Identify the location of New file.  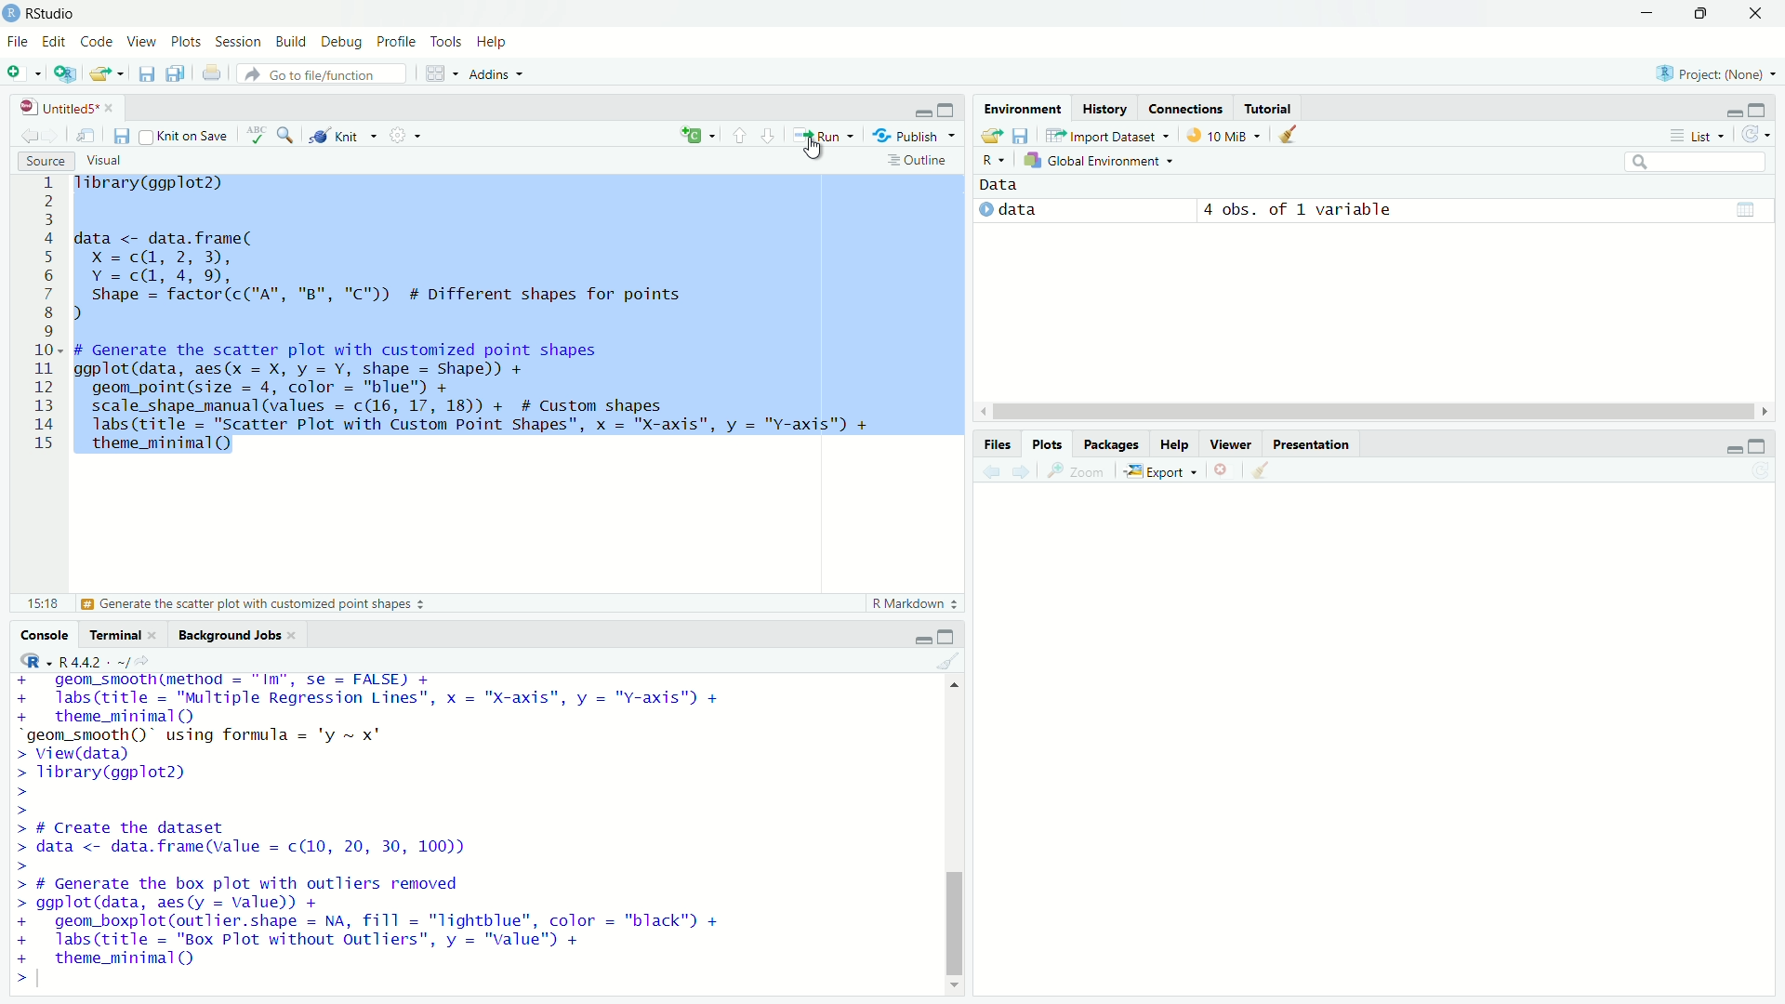
(23, 73).